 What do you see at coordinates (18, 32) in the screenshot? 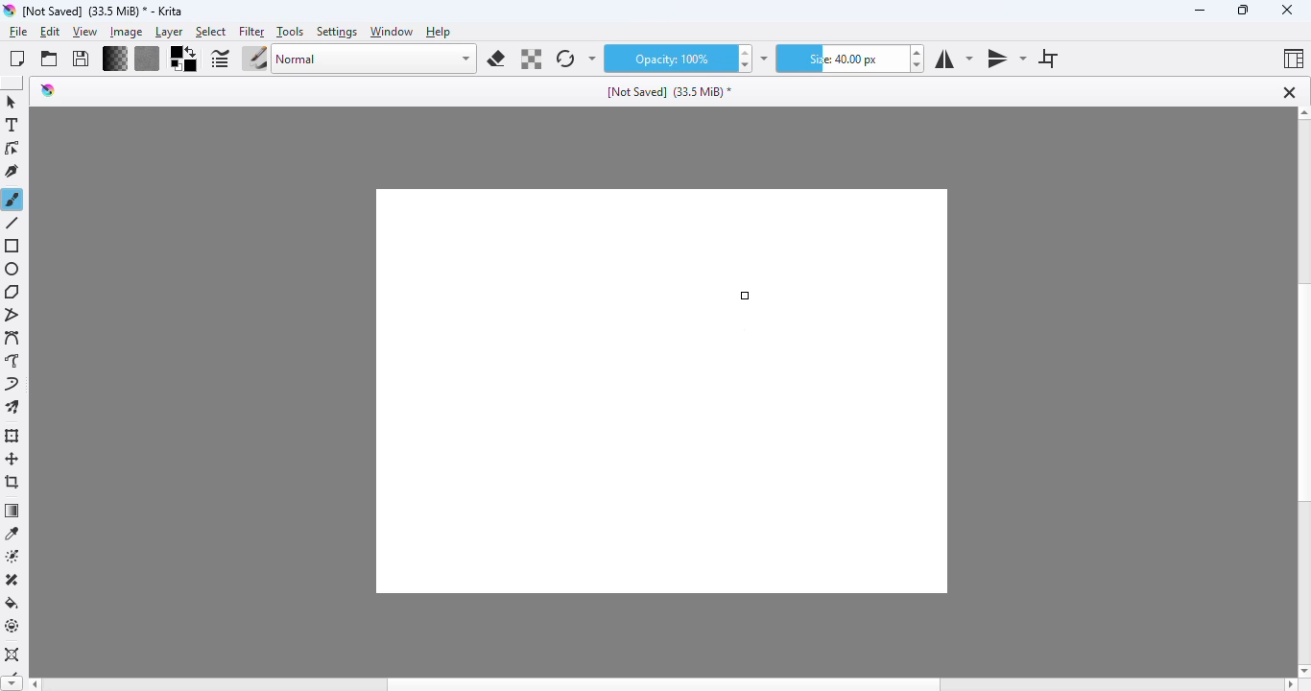
I see `file` at bounding box center [18, 32].